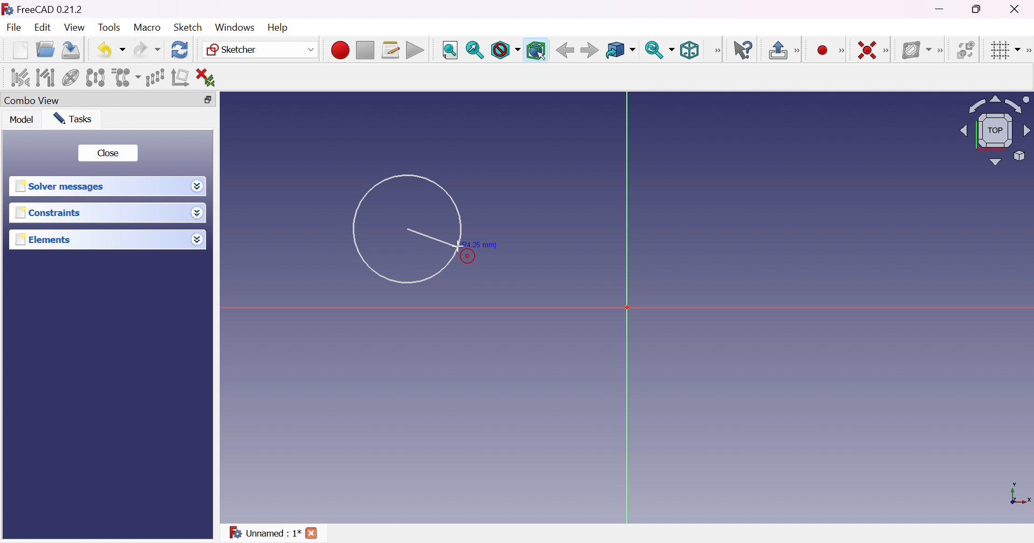  What do you see at coordinates (148, 27) in the screenshot?
I see `Macro` at bounding box center [148, 27].